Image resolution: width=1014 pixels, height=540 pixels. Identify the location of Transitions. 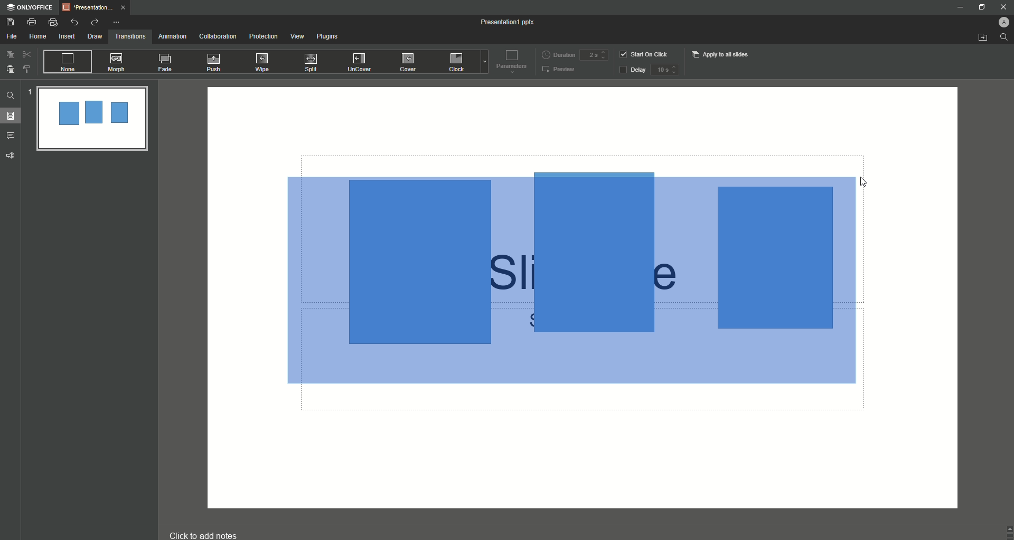
(130, 35).